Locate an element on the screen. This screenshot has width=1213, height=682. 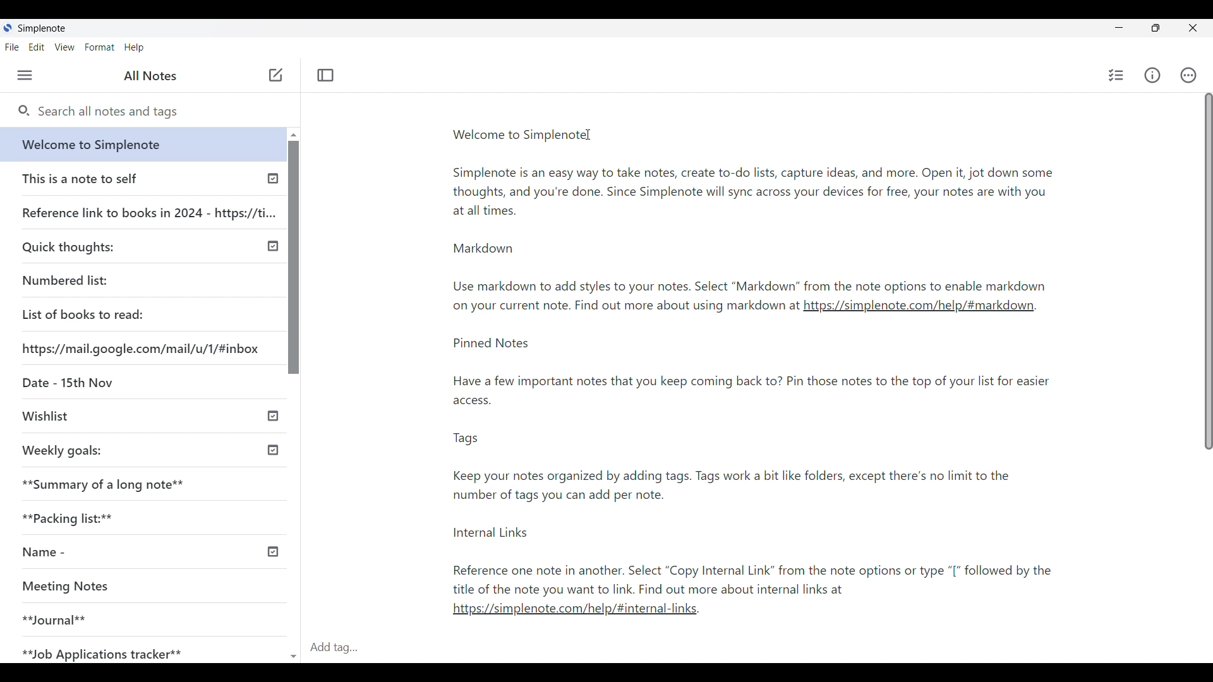
Check icon indicates published notes is located at coordinates (275, 551).